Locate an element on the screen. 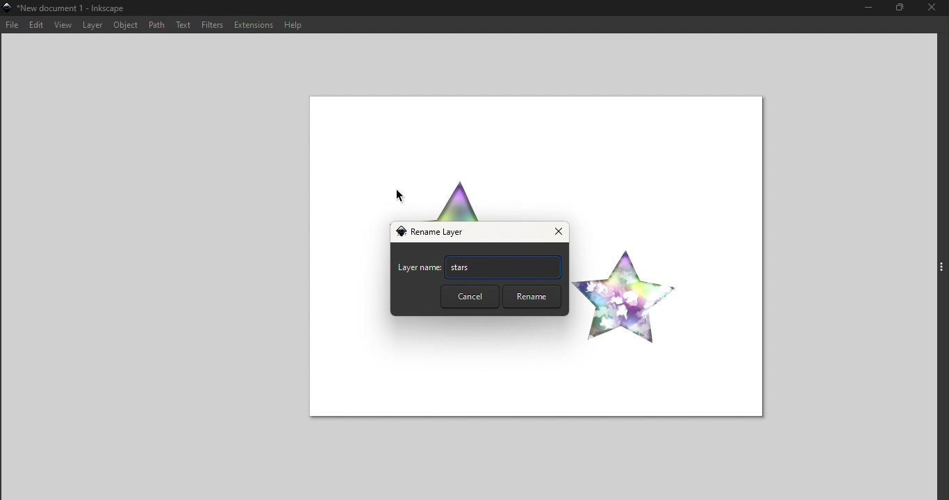  Layer name is located at coordinates (419, 269).